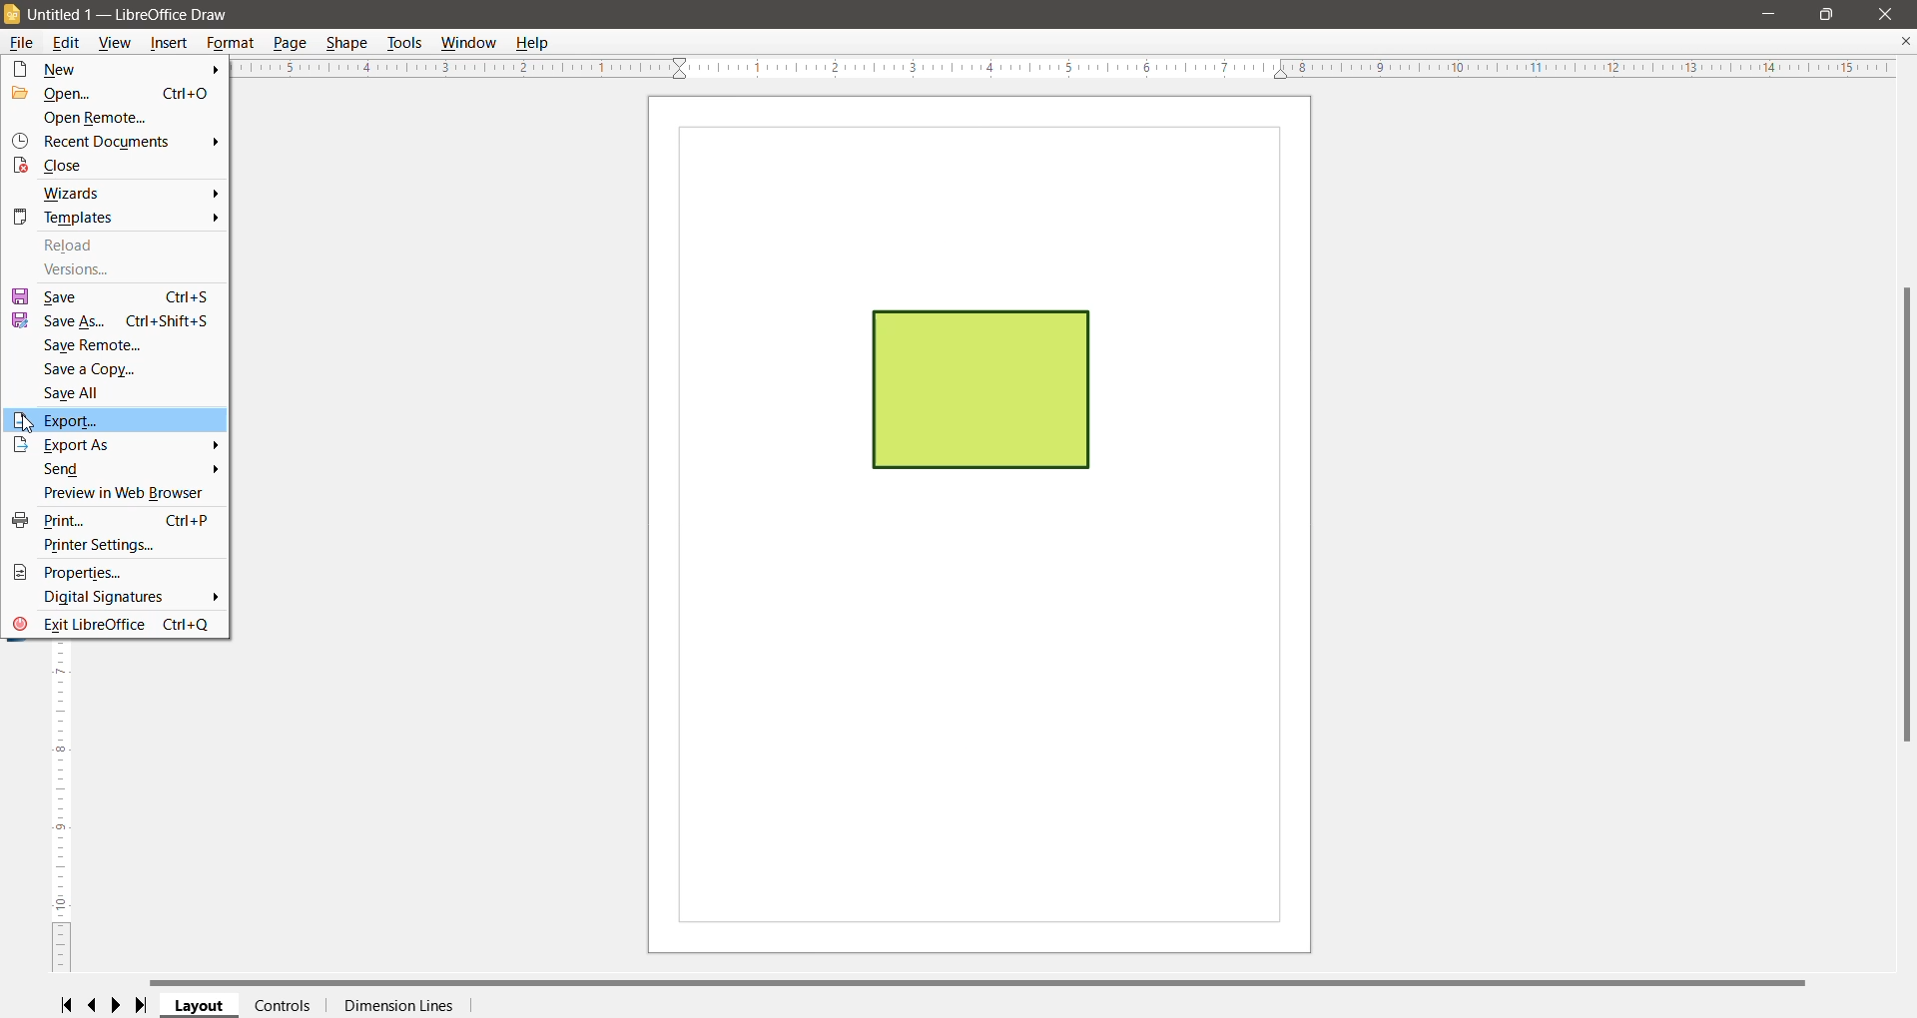 The height and width of the screenshot is (1018, 1917). Describe the element at coordinates (59, 166) in the screenshot. I see `Close` at that location.